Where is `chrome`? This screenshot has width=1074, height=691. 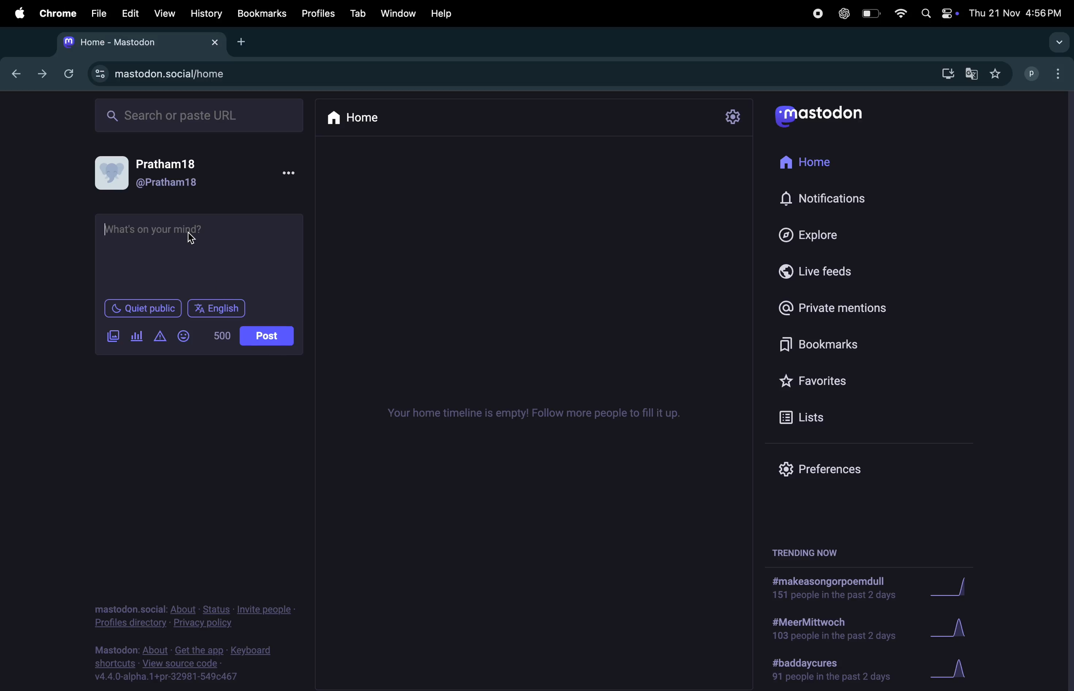 chrome is located at coordinates (55, 13).